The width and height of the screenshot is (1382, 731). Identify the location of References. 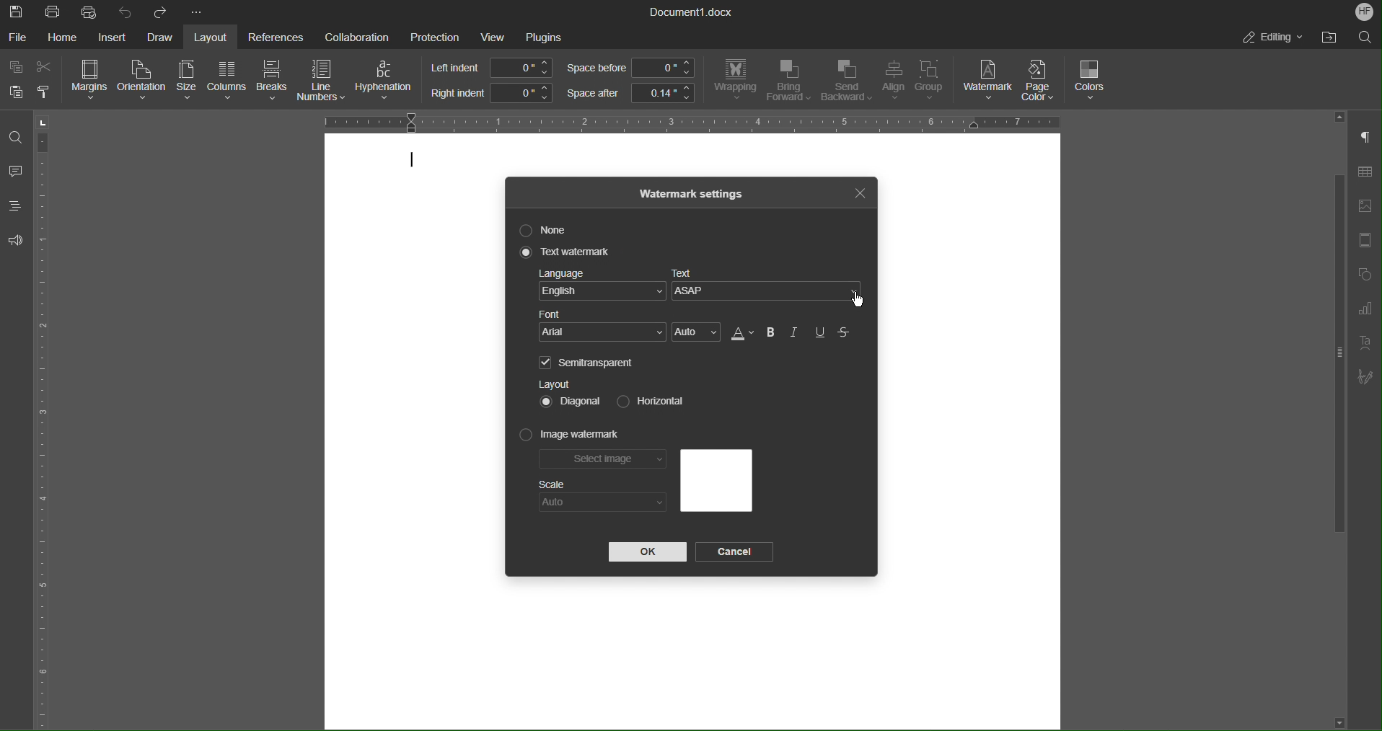
(273, 37).